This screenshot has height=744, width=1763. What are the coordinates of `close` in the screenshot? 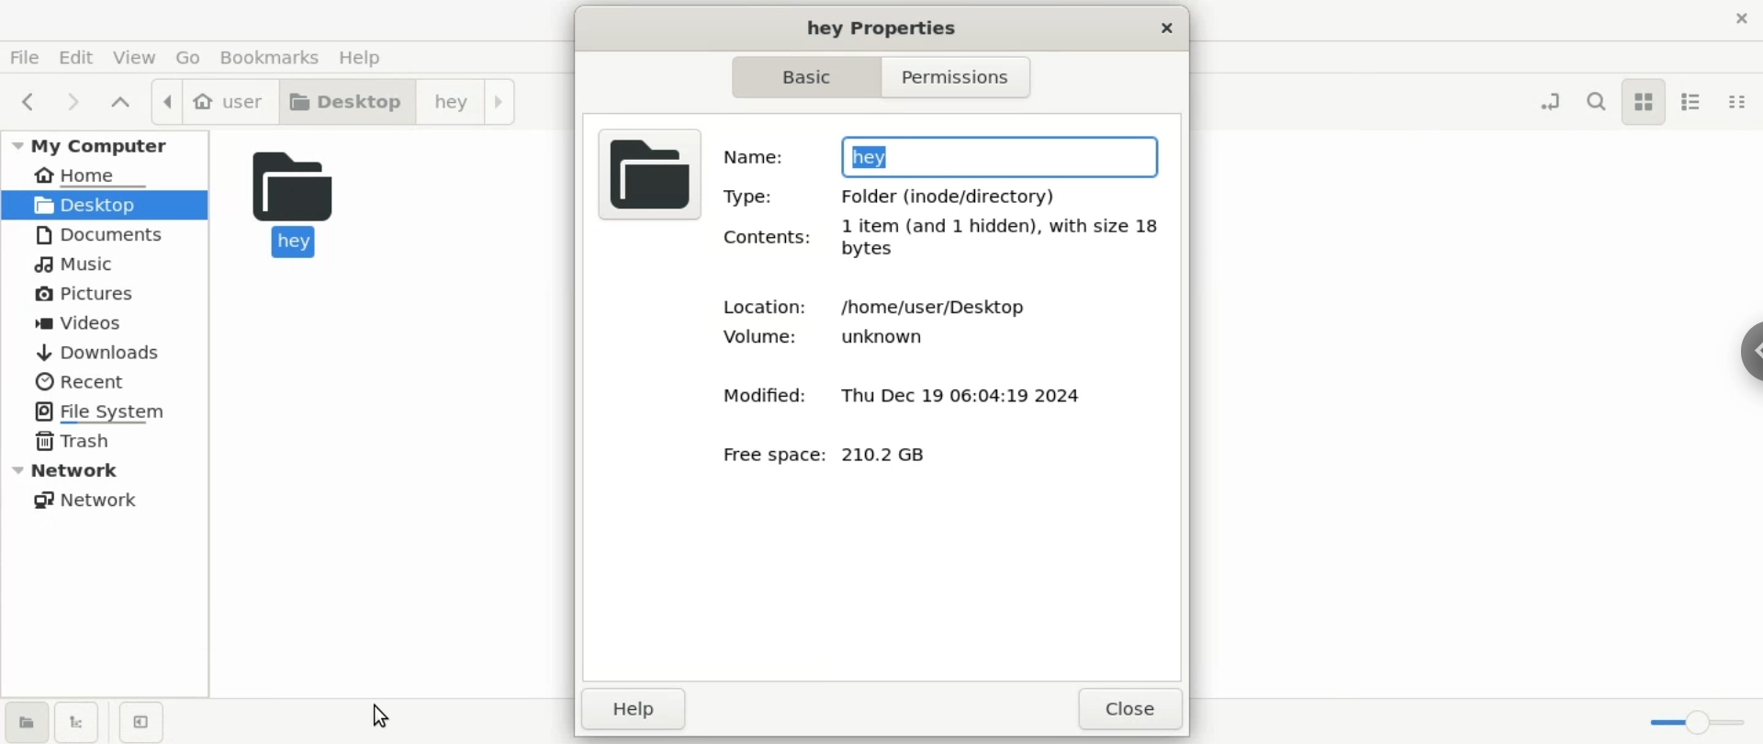 It's located at (1127, 709).